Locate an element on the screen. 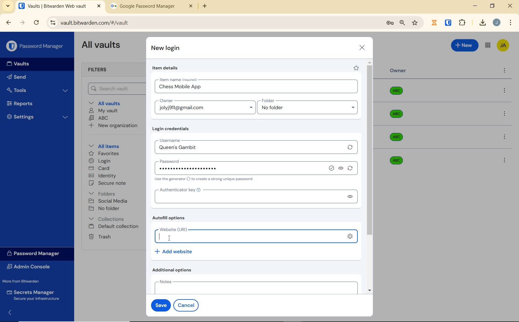 The height and width of the screenshot is (322, 519). All items is located at coordinates (103, 145).